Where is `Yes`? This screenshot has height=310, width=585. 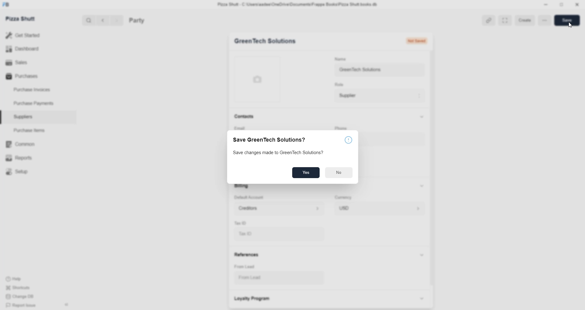
Yes is located at coordinates (307, 173).